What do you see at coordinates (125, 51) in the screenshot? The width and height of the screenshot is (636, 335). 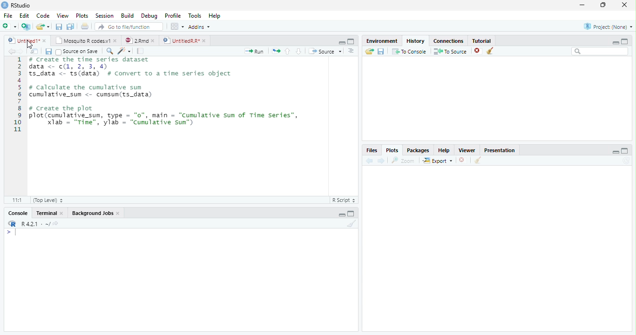 I see `Code Refactor` at bounding box center [125, 51].